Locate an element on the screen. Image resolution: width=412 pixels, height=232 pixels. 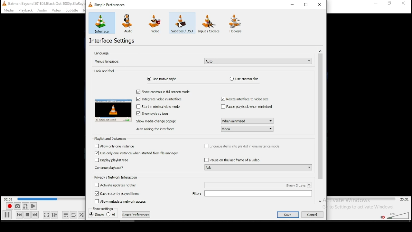
next track in playlist. Skips forward when held is located at coordinates (35, 215).